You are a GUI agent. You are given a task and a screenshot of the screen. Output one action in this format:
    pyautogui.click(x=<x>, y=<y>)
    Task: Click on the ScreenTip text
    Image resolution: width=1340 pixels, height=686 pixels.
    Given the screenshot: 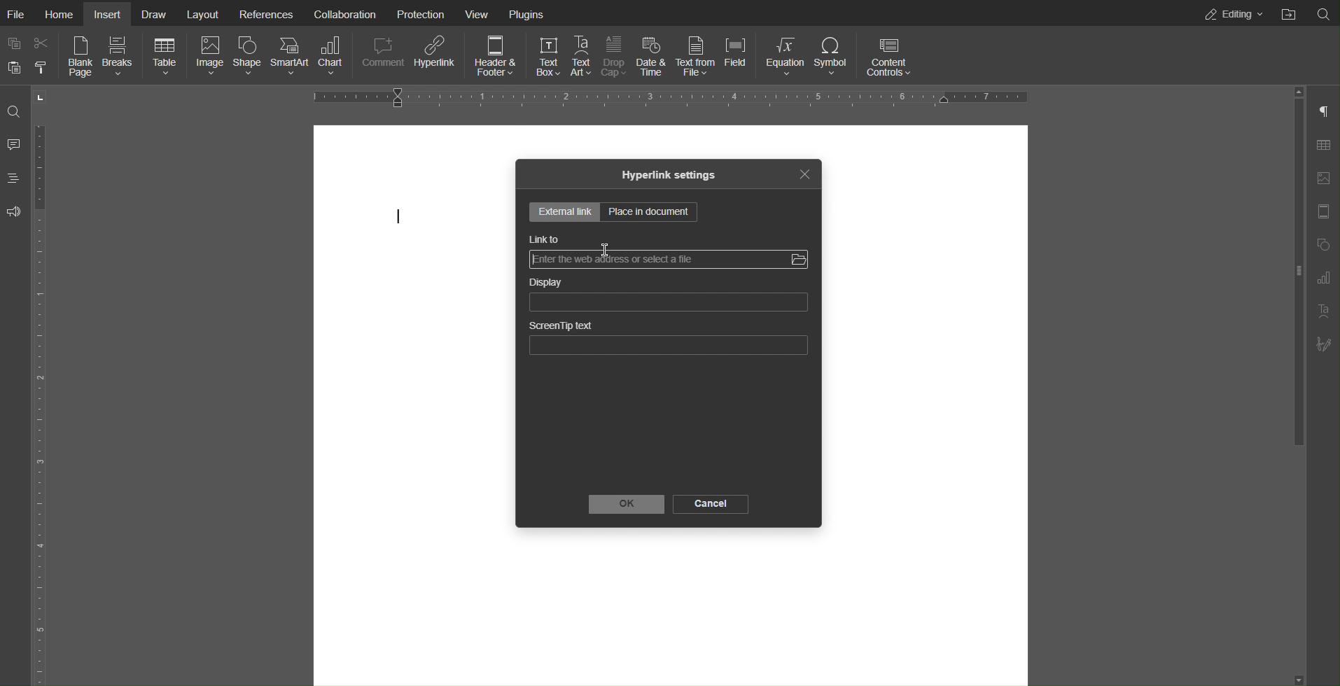 What is the action you would take?
    pyautogui.click(x=561, y=326)
    